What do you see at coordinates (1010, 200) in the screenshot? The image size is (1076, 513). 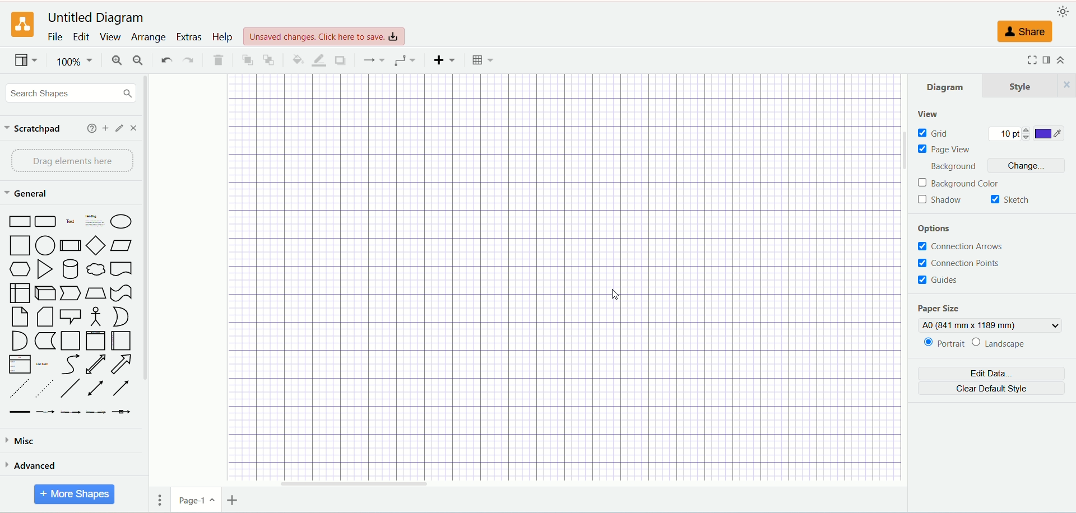 I see `sketch` at bounding box center [1010, 200].